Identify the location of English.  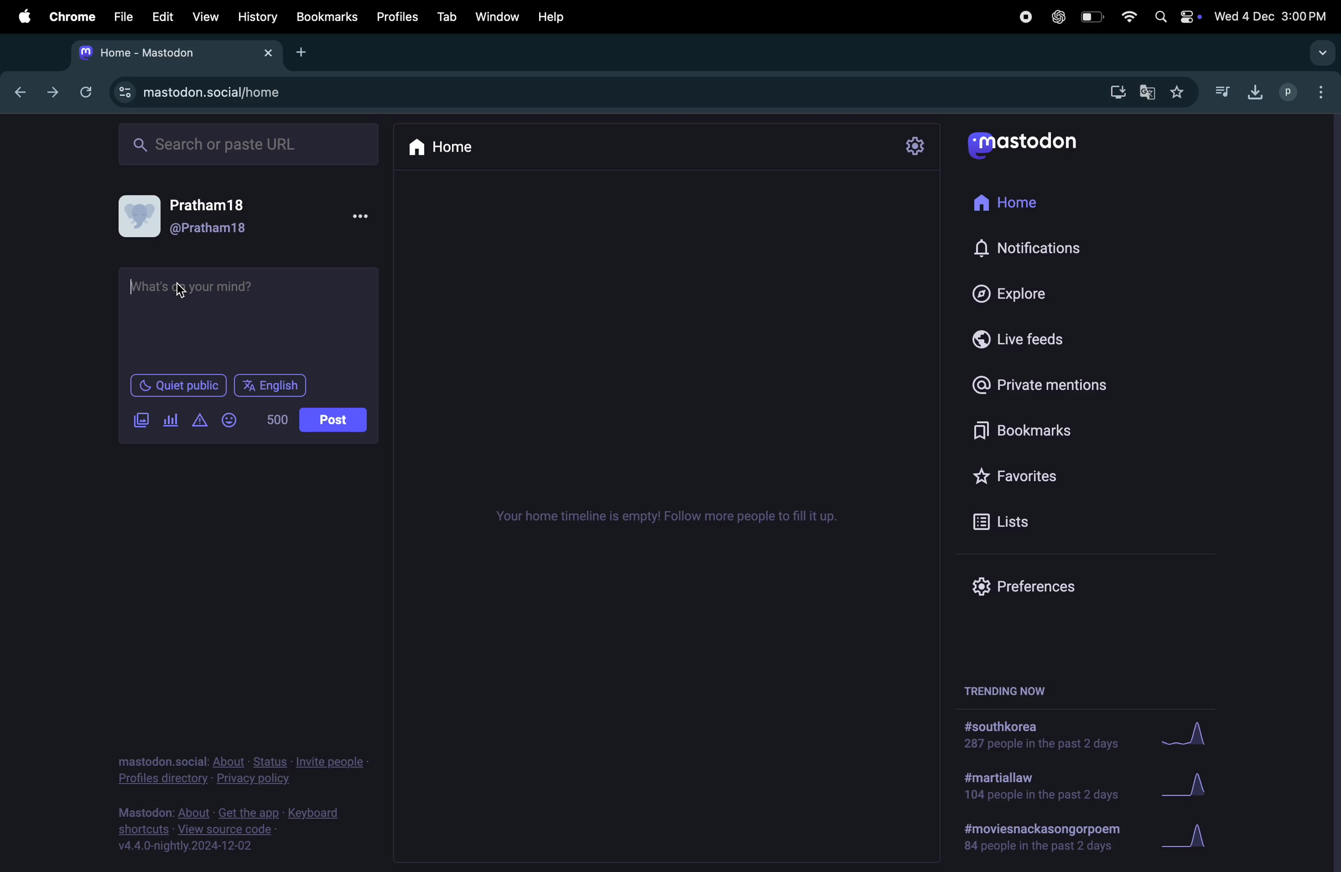
(269, 385).